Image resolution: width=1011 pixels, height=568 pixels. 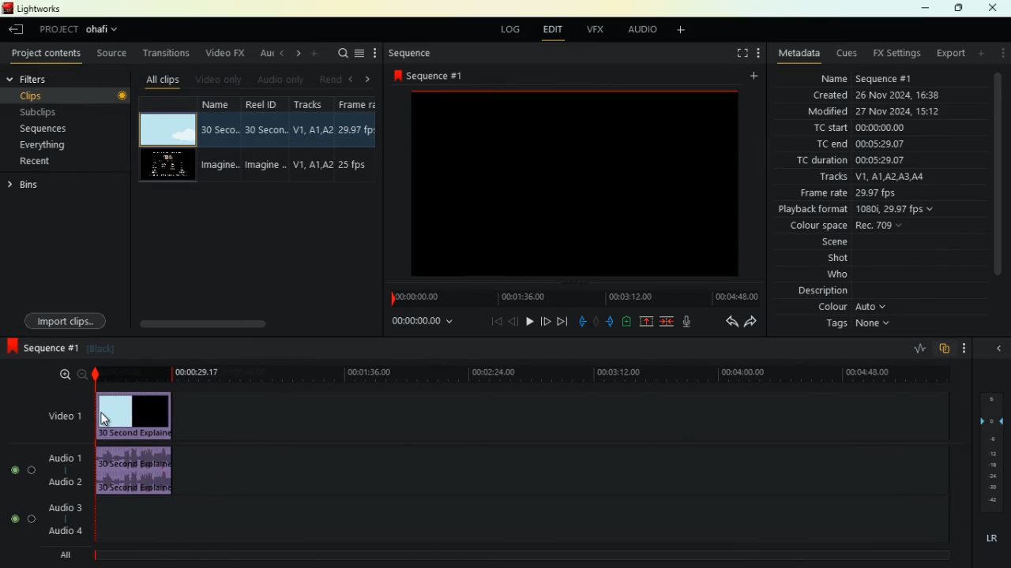 I want to click on tracks, so click(x=312, y=141).